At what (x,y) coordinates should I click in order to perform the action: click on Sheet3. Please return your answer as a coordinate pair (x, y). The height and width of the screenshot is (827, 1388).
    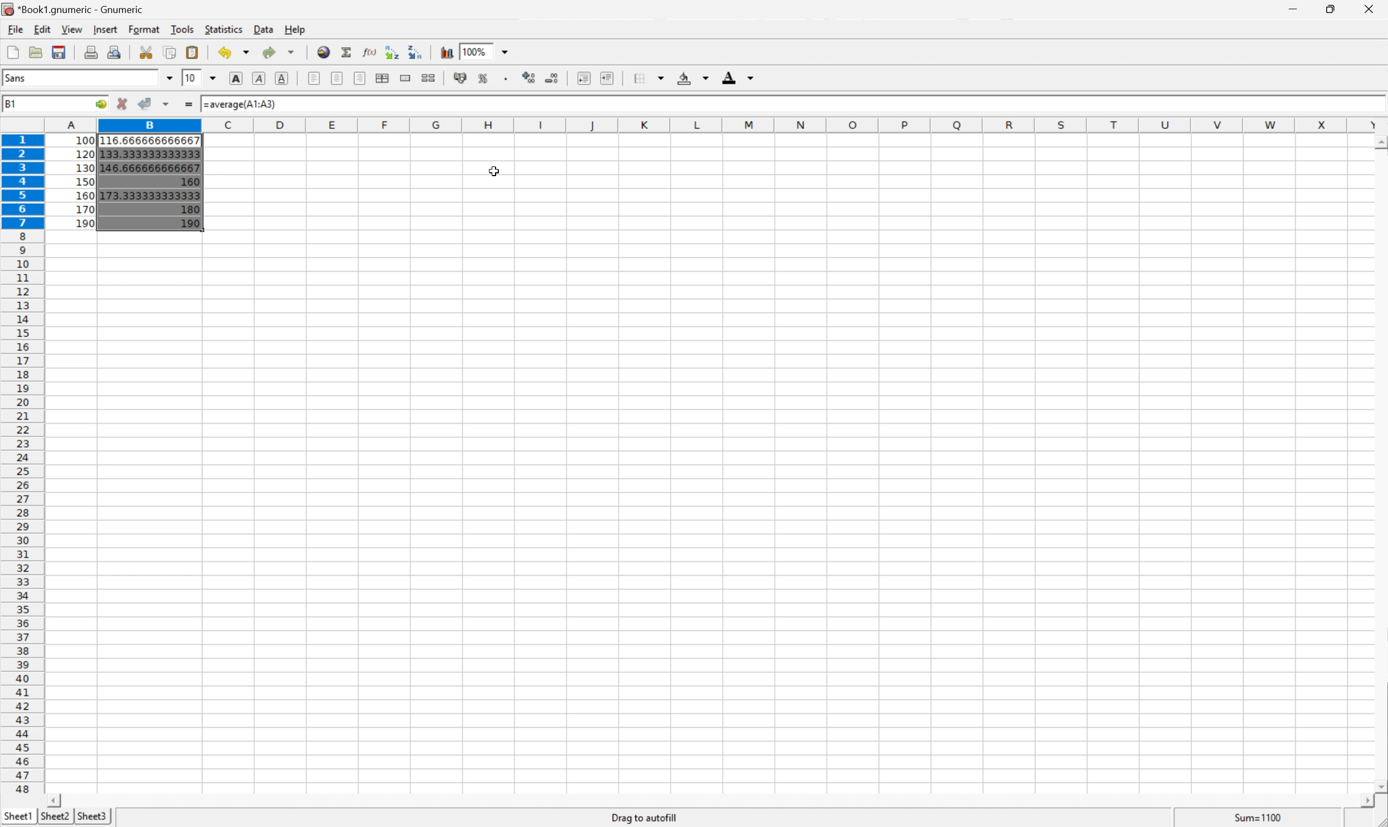
    Looking at the image, I should click on (95, 817).